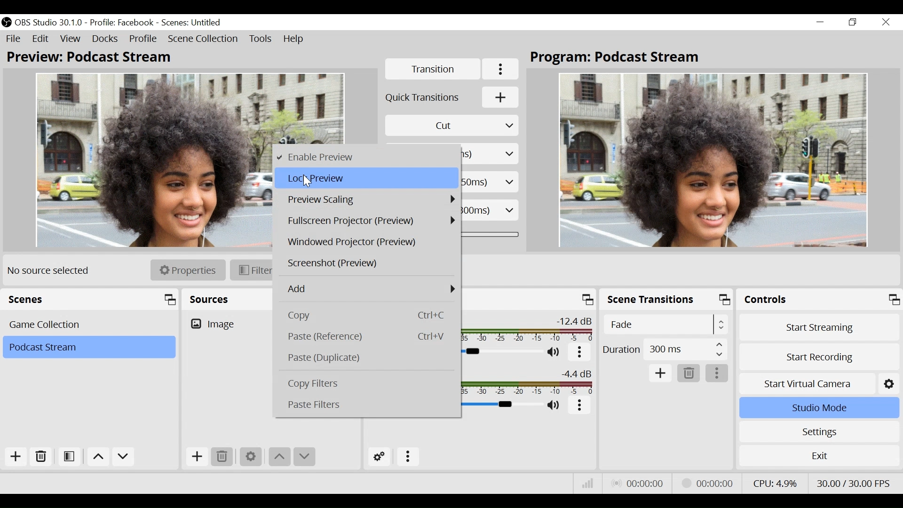 This screenshot has width=903, height=508. I want to click on more options, so click(409, 457).